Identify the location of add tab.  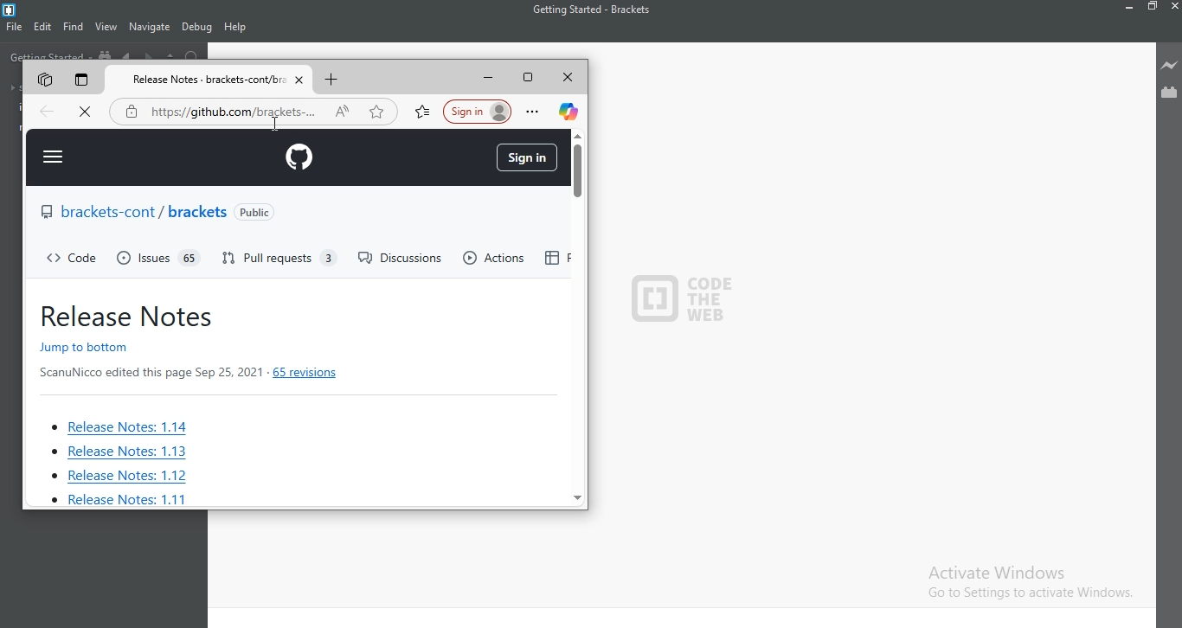
(333, 80).